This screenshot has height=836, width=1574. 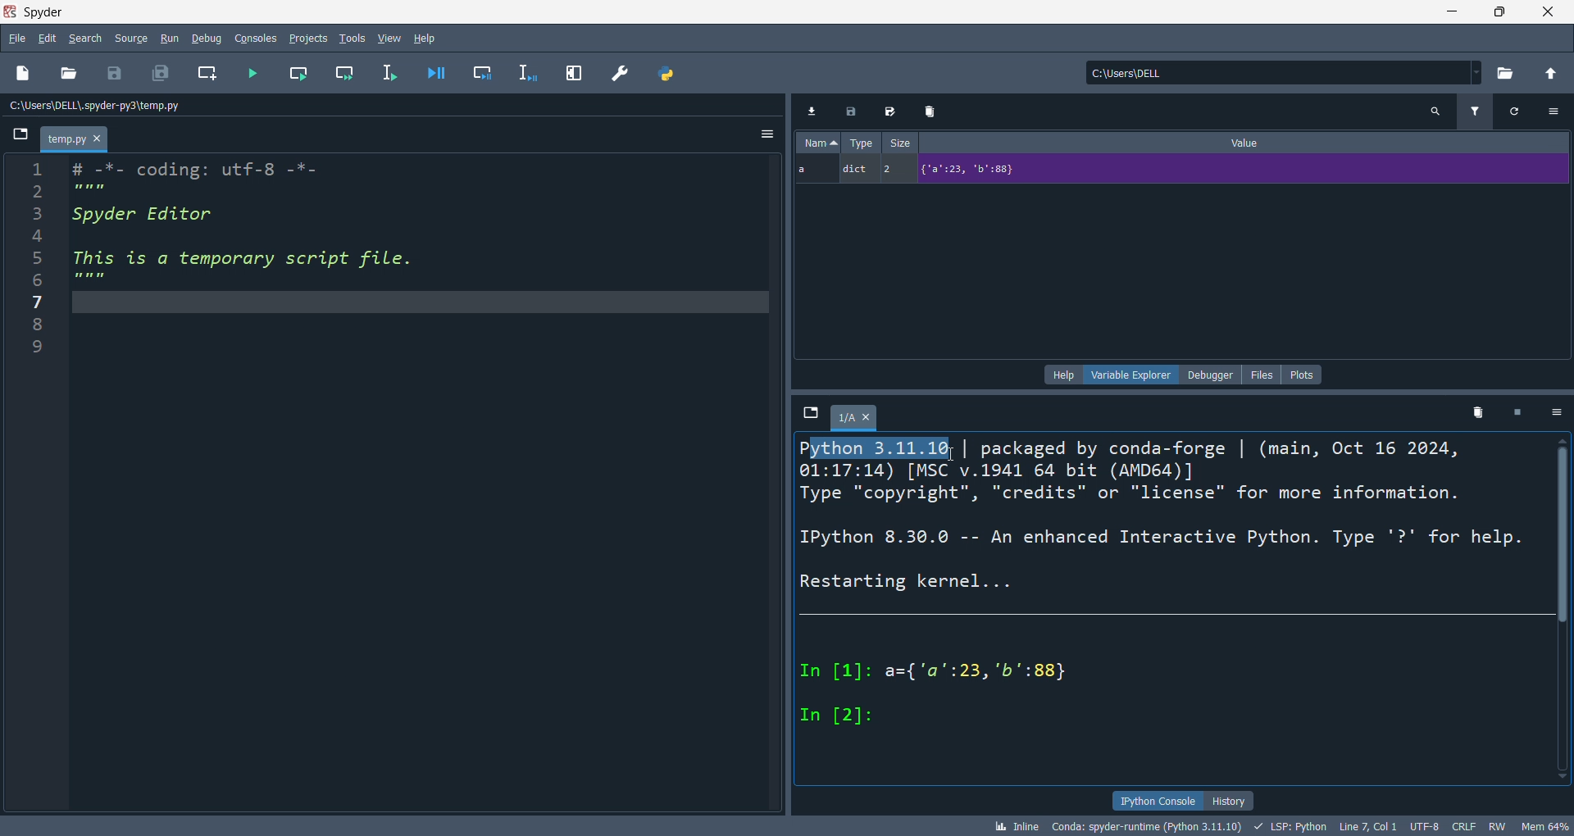 What do you see at coordinates (209, 37) in the screenshot?
I see `debug` at bounding box center [209, 37].